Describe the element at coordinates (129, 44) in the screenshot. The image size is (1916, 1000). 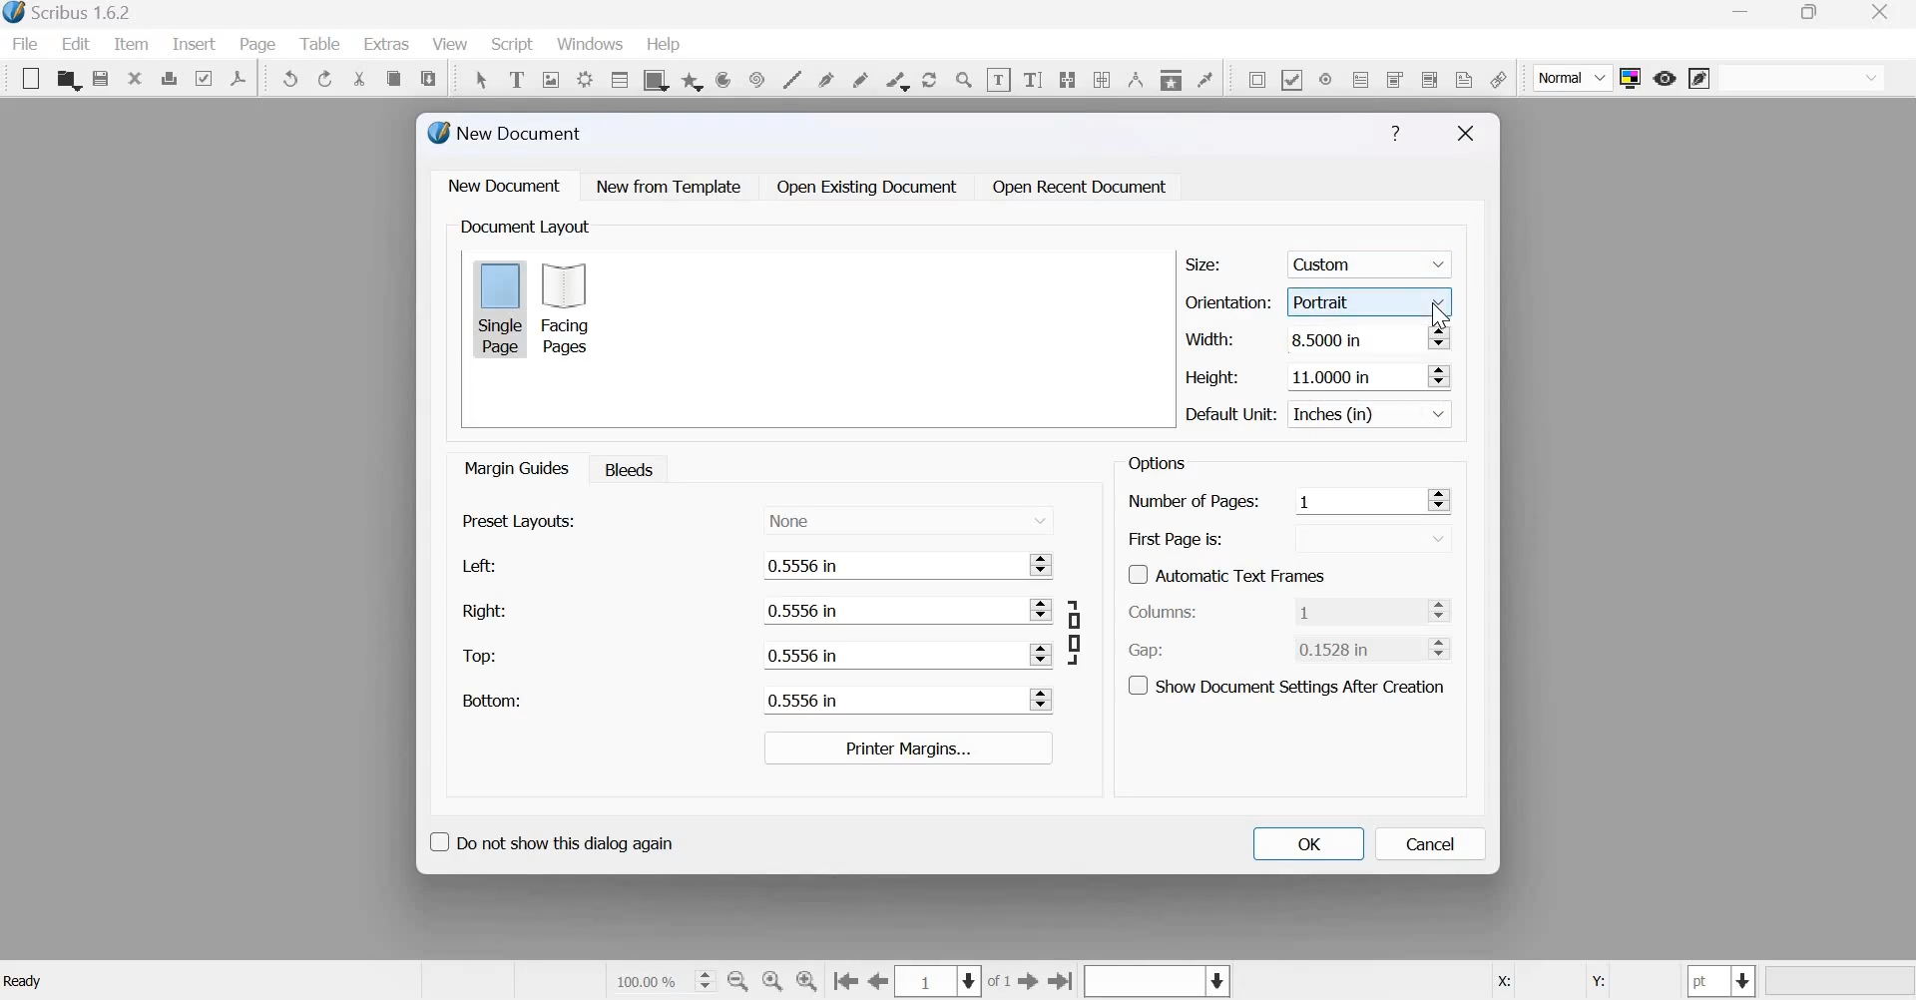
I see `item` at that location.